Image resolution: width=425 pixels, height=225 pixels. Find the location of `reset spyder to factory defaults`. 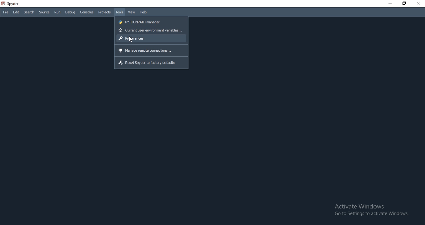

reset spyder to factory defaults is located at coordinates (152, 63).